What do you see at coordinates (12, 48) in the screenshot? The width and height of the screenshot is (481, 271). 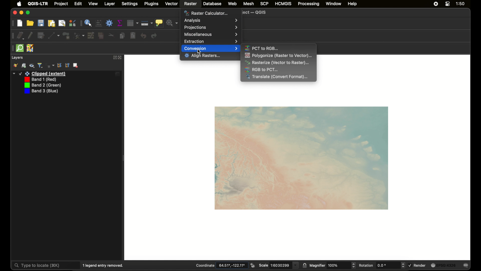 I see `drag handle` at bounding box center [12, 48].